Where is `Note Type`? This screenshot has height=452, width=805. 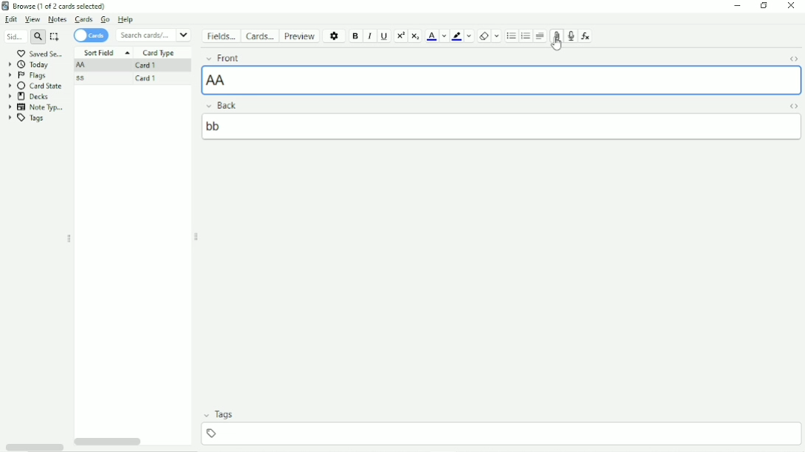
Note Type is located at coordinates (35, 107).